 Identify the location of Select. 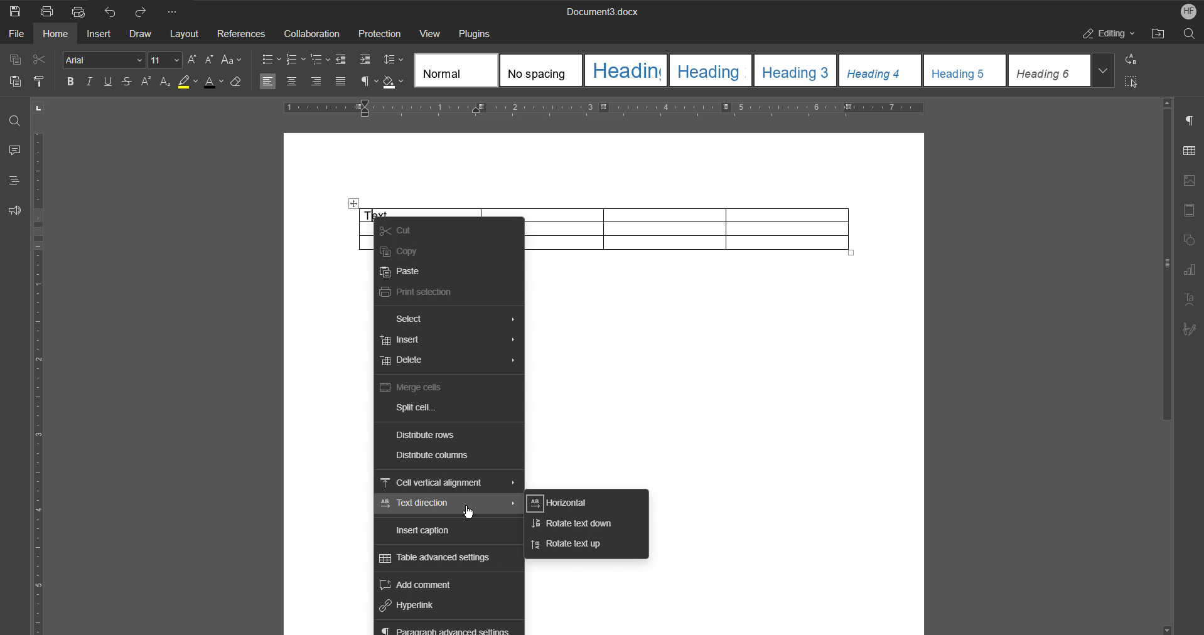
(417, 319).